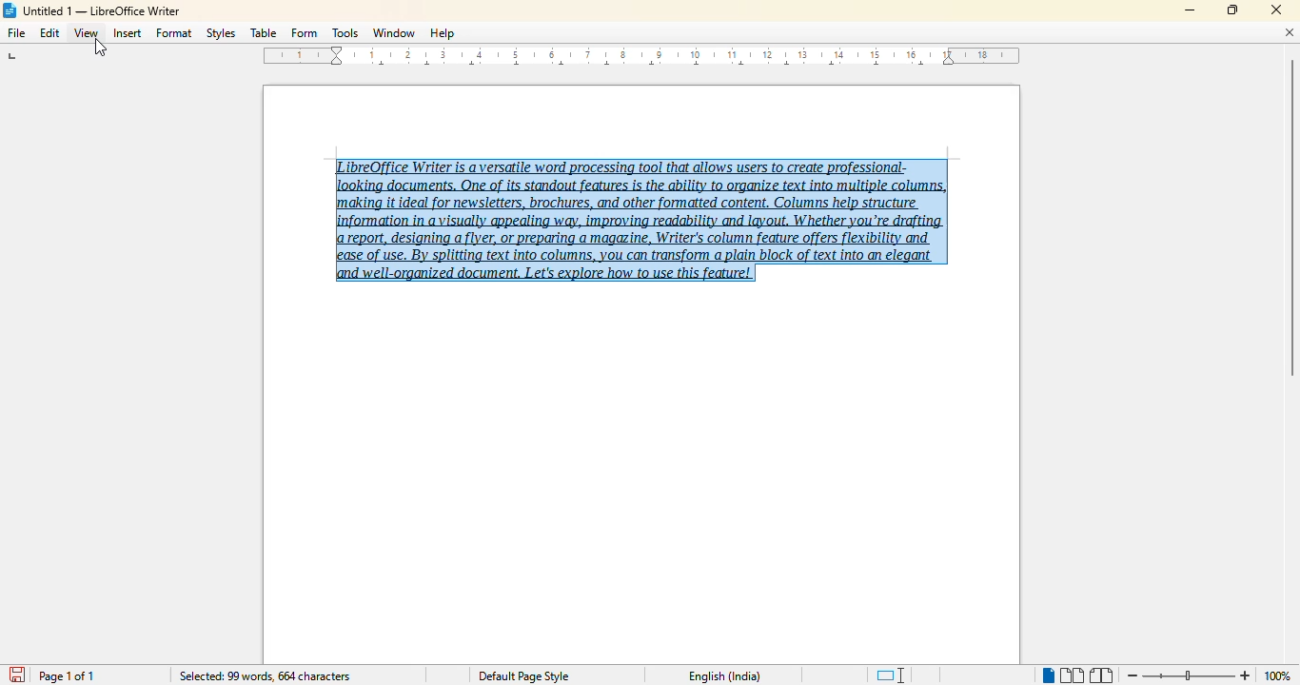  What do you see at coordinates (174, 32) in the screenshot?
I see `format` at bounding box center [174, 32].